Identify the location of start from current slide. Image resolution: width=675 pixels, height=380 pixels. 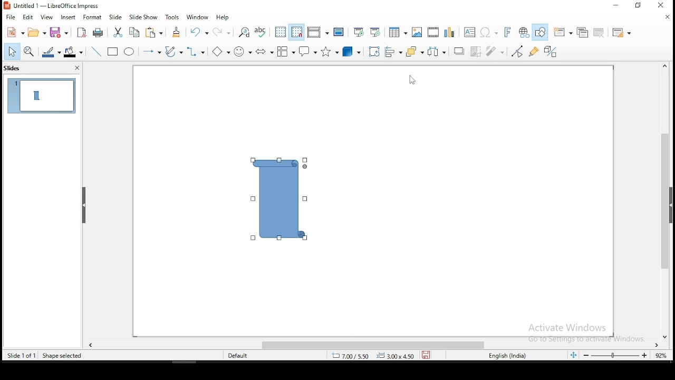
(377, 31).